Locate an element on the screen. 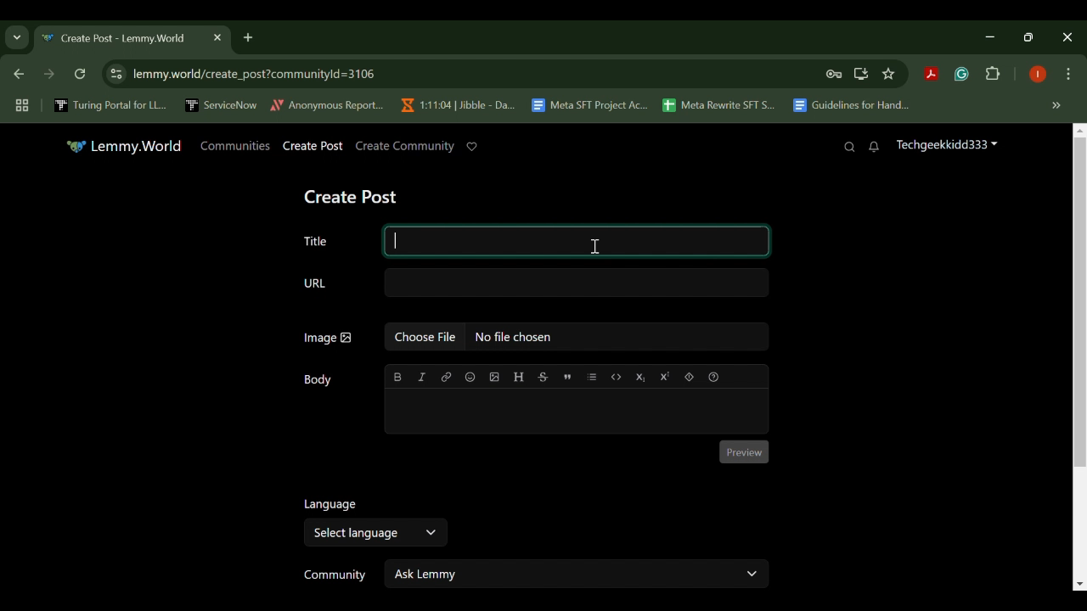  Lemmy.World is located at coordinates (124, 146).